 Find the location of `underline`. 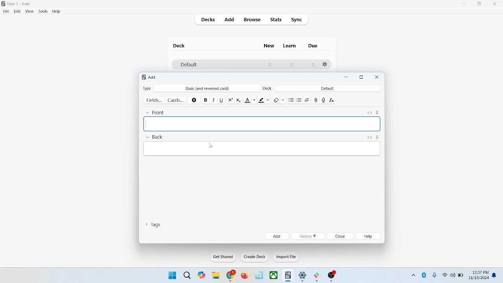

underline is located at coordinates (221, 99).